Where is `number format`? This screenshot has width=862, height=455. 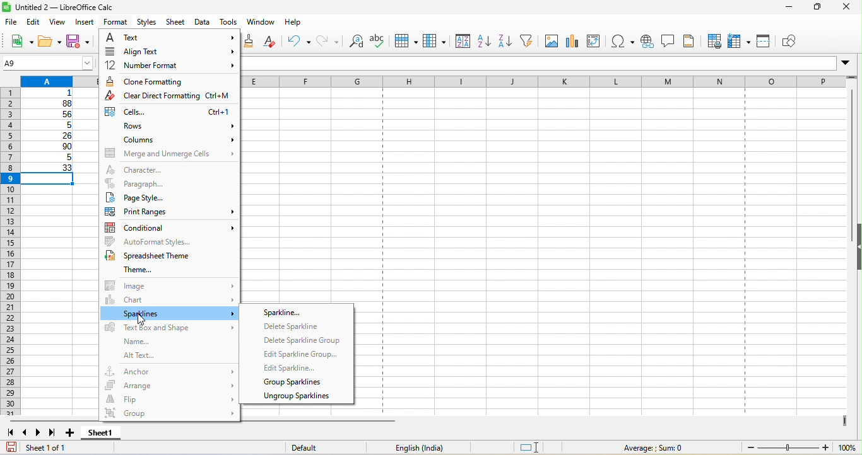 number format is located at coordinates (168, 66).